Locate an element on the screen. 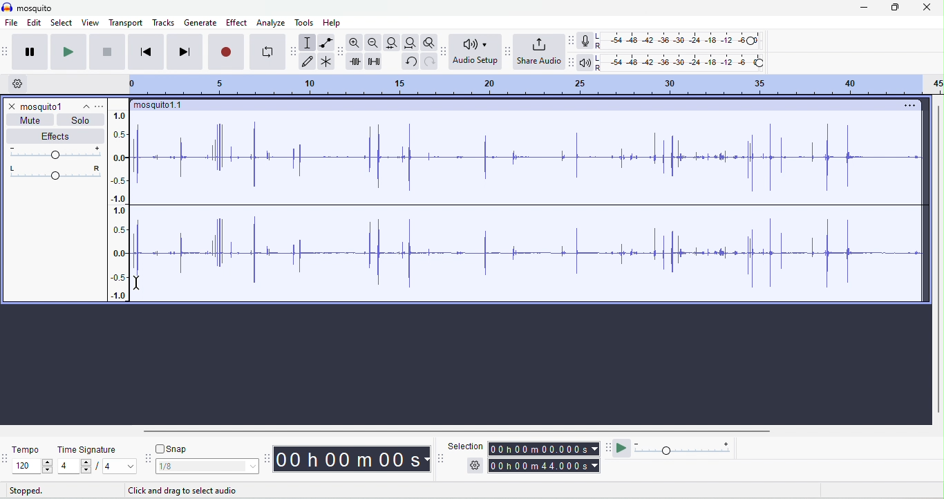 The image size is (944, 499). record meter is located at coordinates (586, 40).